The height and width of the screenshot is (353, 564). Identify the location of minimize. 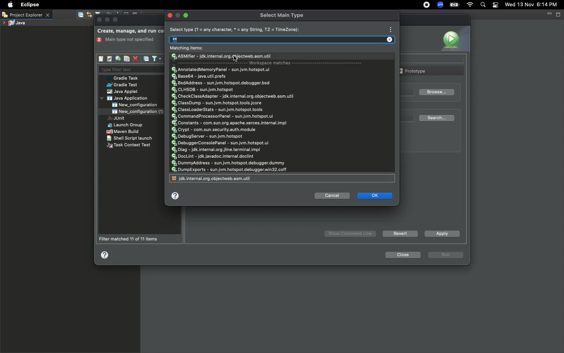
(179, 15).